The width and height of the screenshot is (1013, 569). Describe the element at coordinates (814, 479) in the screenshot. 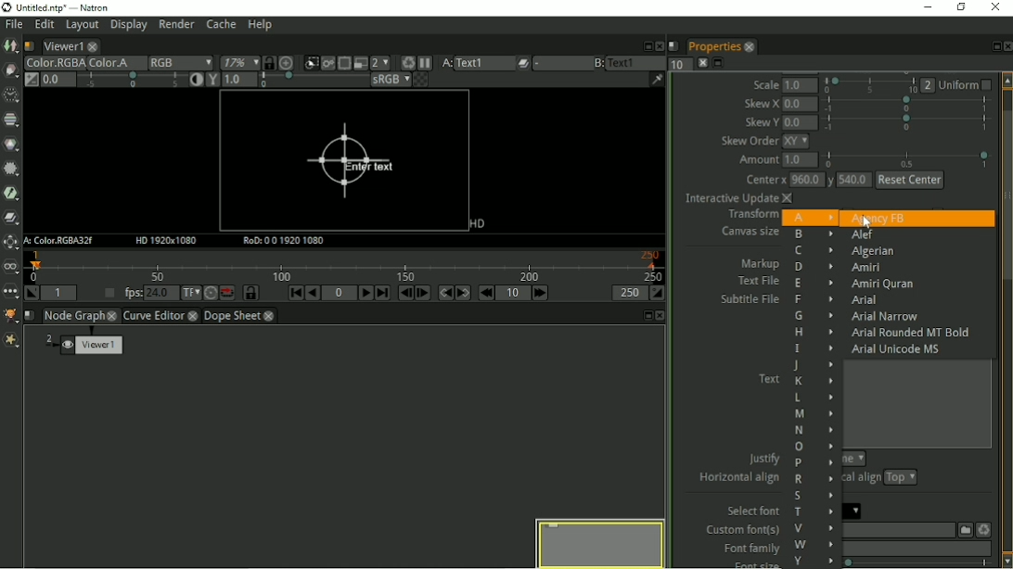

I see `R` at that location.